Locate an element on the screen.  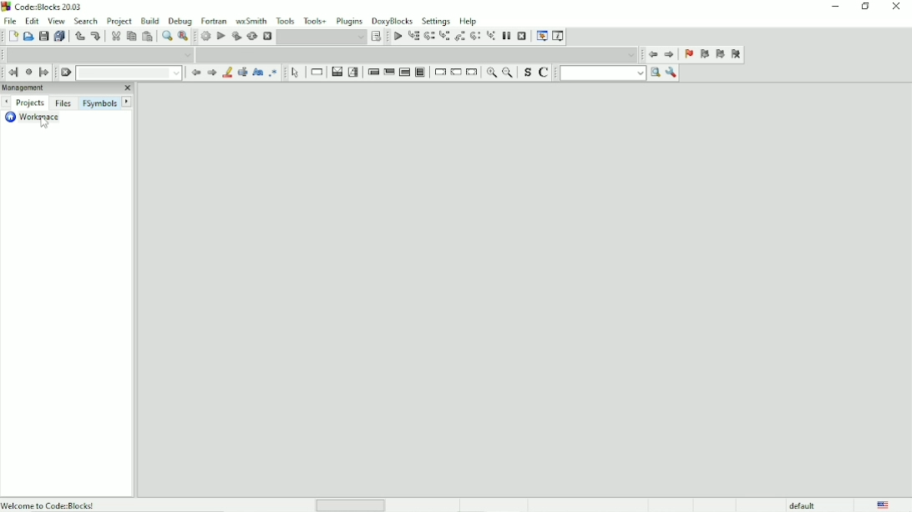
Build is located at coordinates (205, 37).